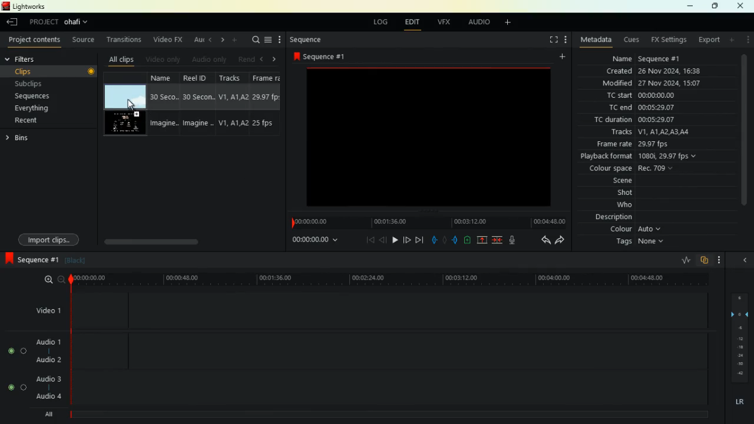  I want to click on merge, so click(498, 240).